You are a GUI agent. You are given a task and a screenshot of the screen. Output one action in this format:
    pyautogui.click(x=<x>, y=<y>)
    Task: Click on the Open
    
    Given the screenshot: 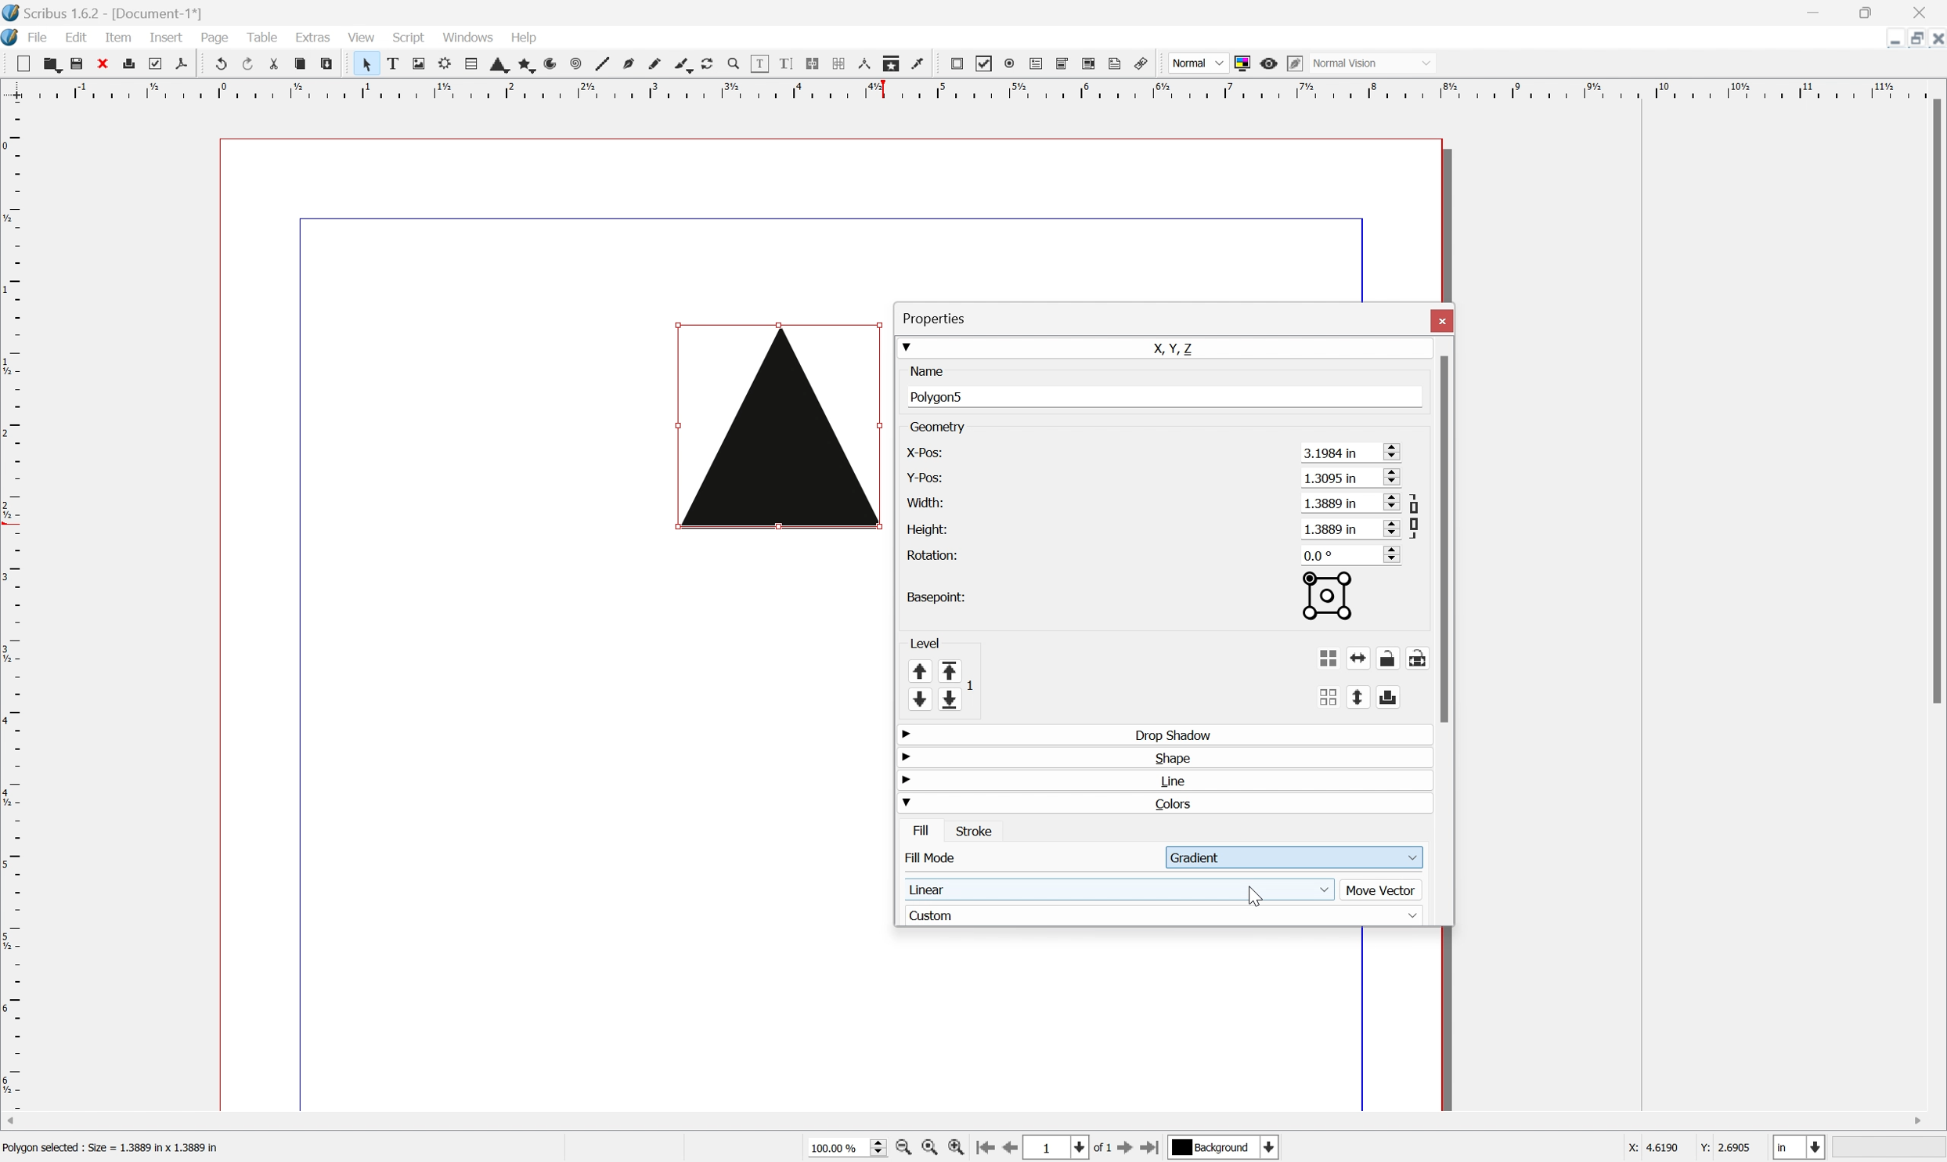 What is the action you would take?
    pyautogui.click(x=48, y=63)
    